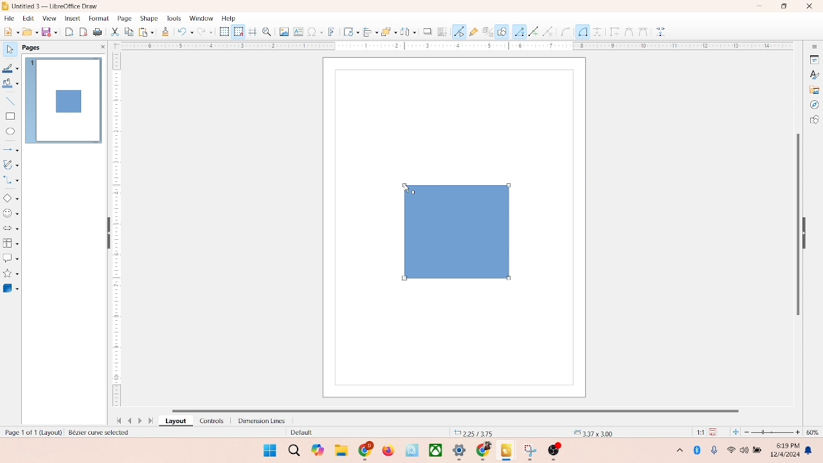 The width and height of the screenshot is (823, 463). I want to click on Glue points too, so click(662, 32).